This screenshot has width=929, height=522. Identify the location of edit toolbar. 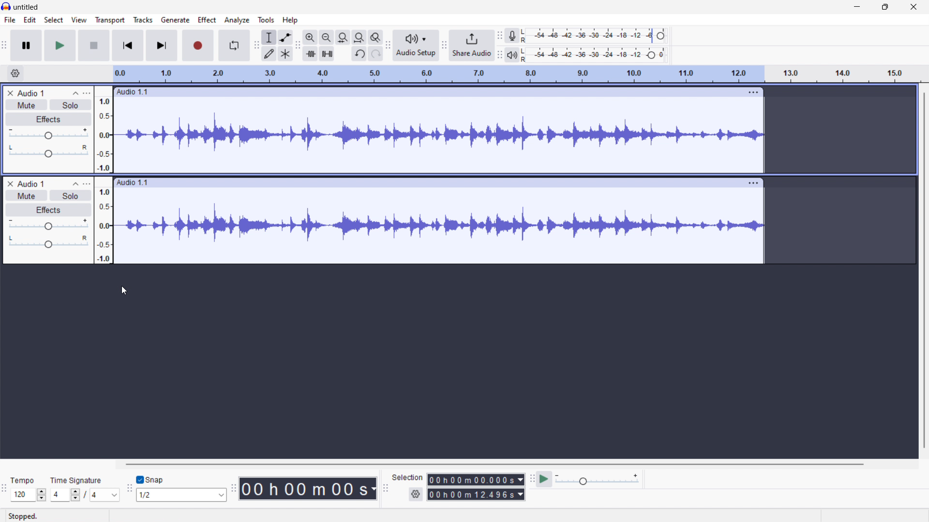
(298, 45).